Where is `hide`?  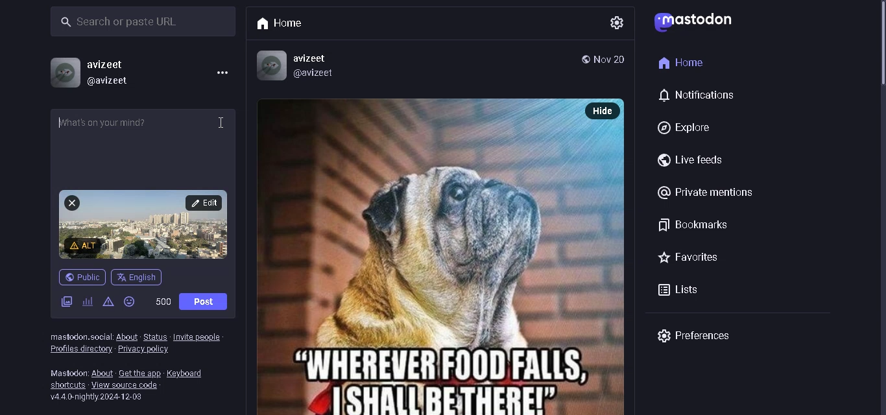
hide is located at coordinates (602, 111).